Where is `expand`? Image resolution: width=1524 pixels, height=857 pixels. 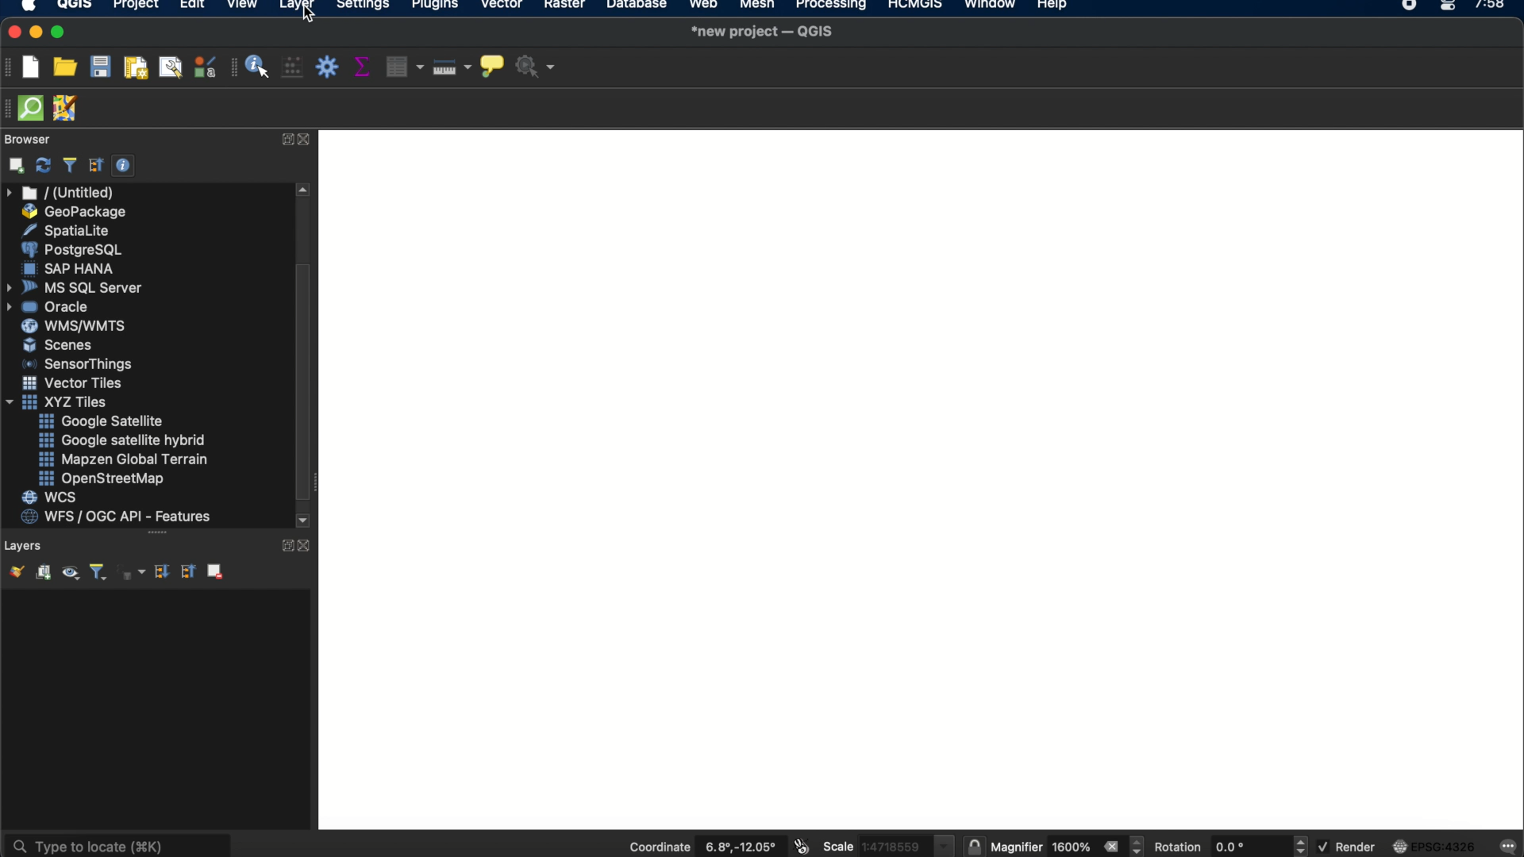 expand is located at coordinates (286, 545).